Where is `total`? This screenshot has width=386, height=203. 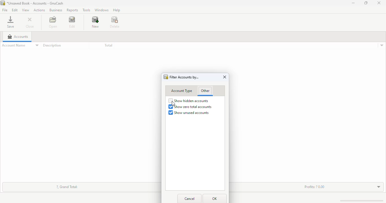
total is located at coordinates (108, 45).